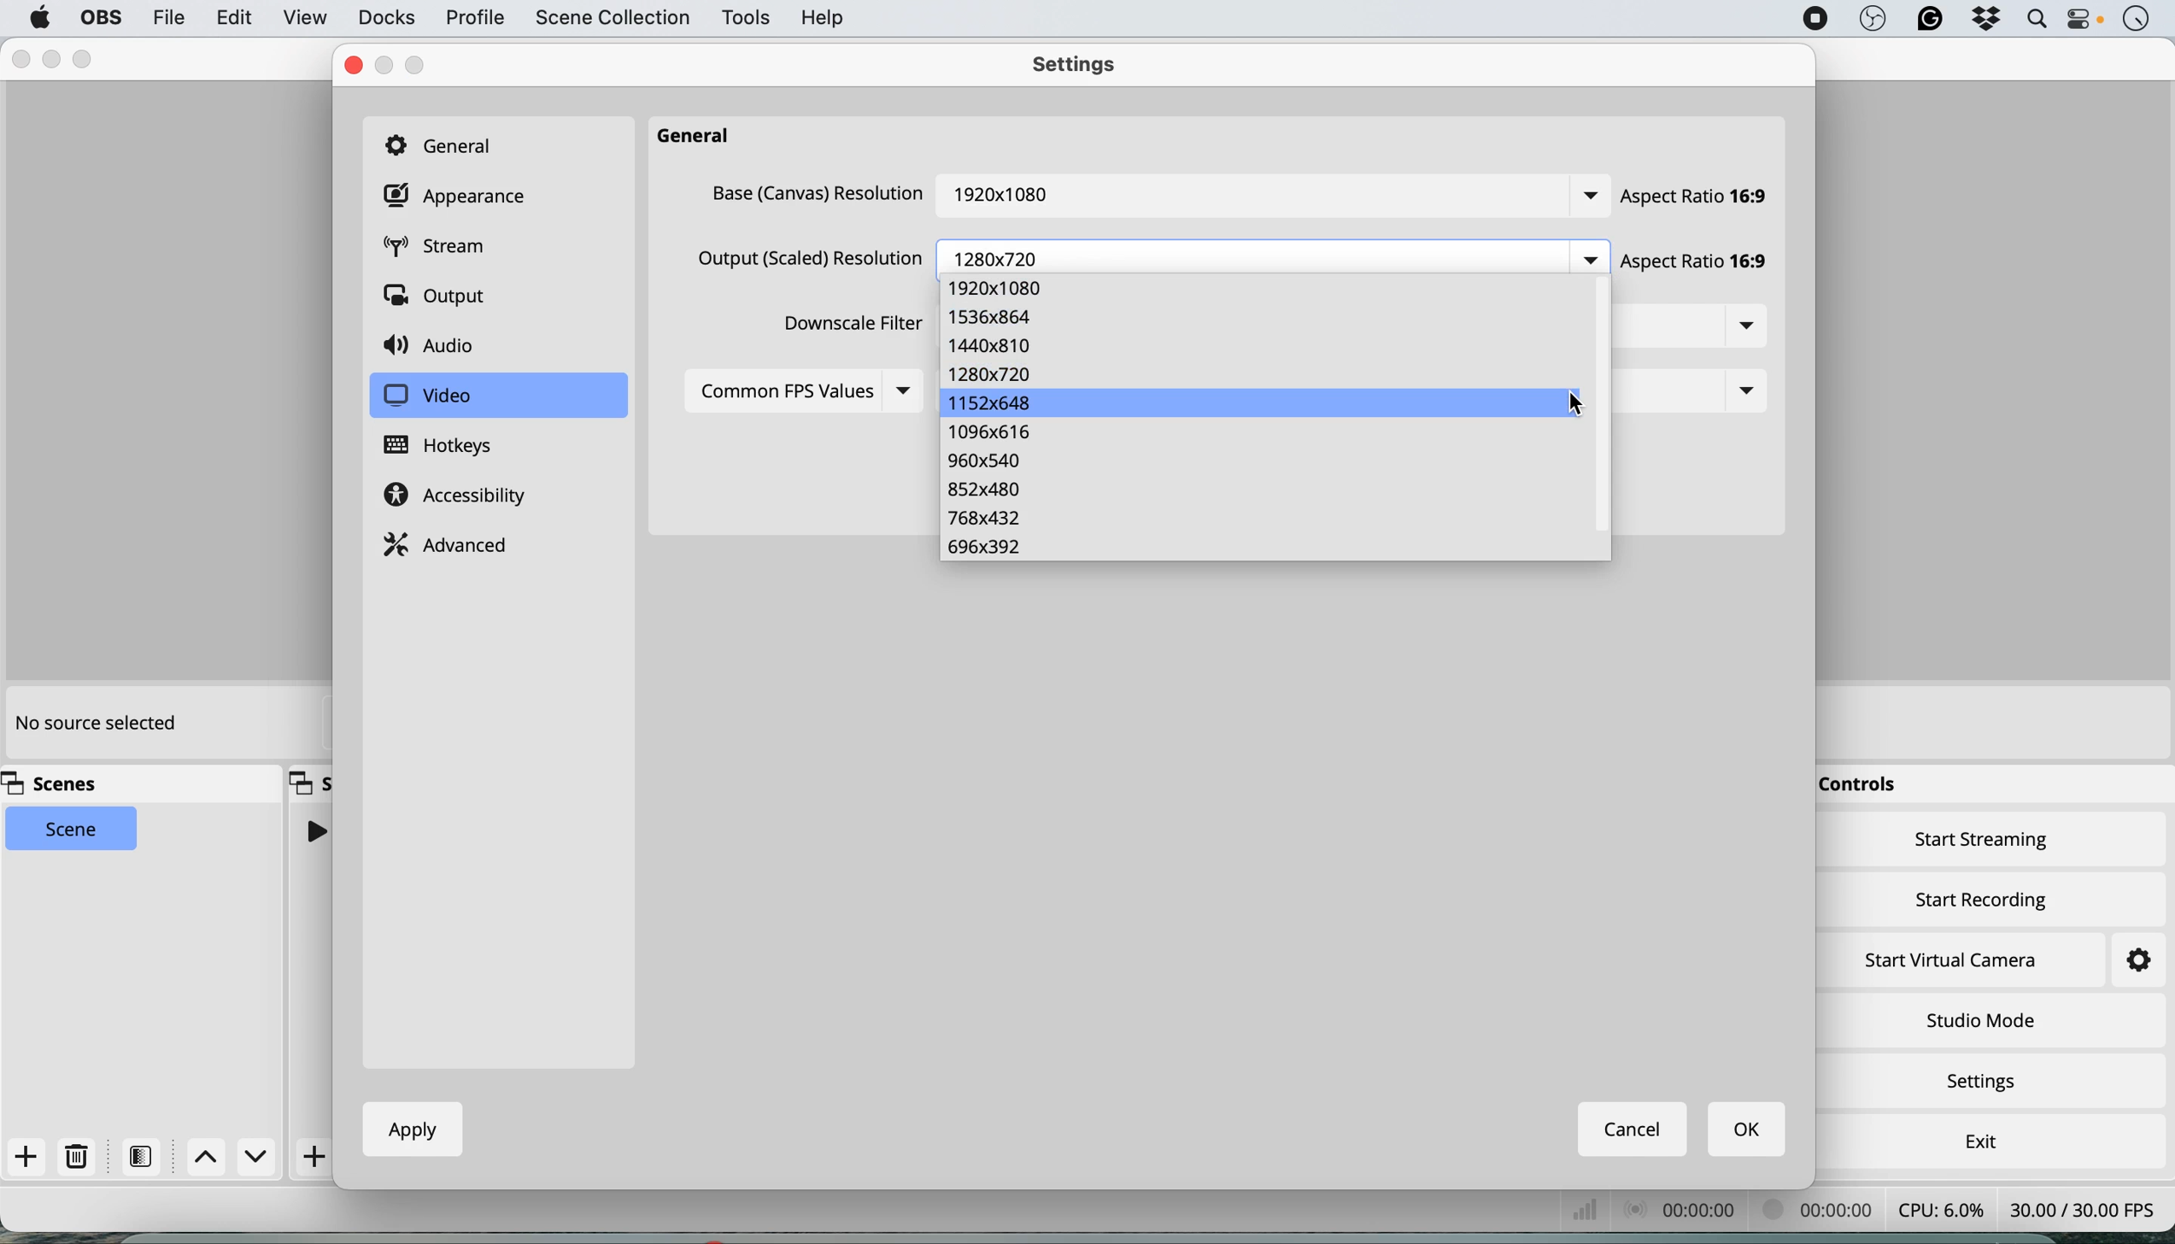 This screenshot has width=2175, height=1244. What do you see at coordinates (1939, 1208) in the screenshot?
I see `cpu usage` at bounding box center [1939, 1208].